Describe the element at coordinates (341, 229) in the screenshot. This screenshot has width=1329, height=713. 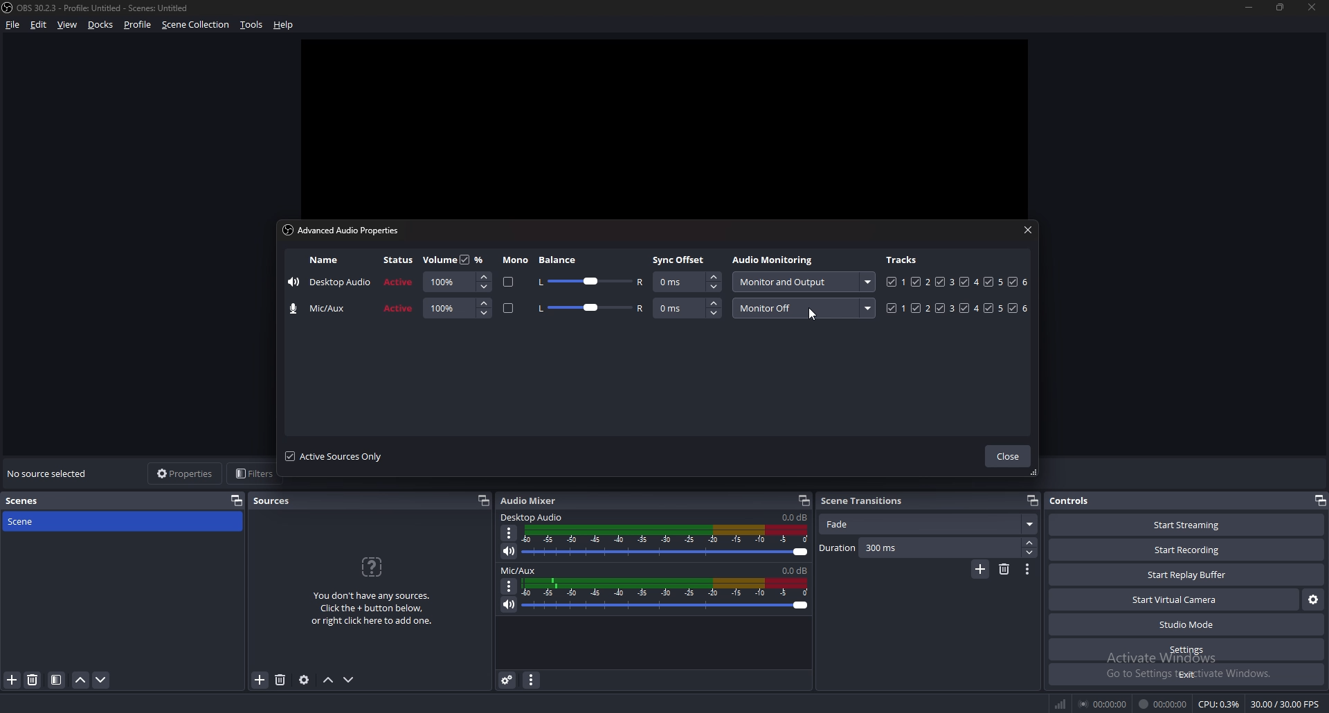
I see `advanced audio properties` at that location.